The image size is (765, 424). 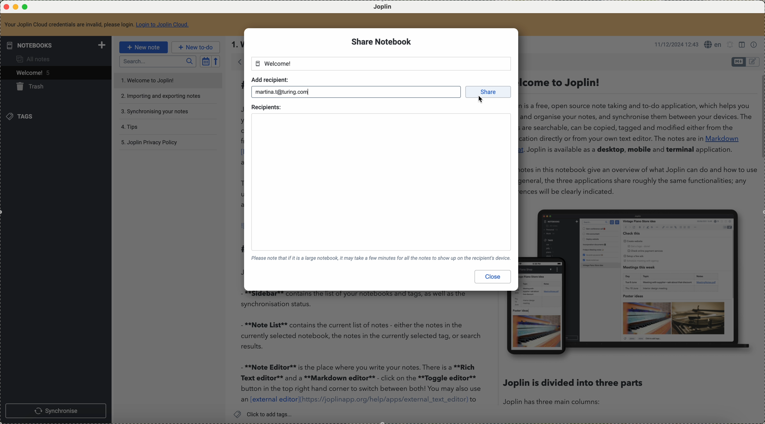 What do you see at coordinates (266, 107) in the screenshot?
I see `recipients` at bounding box center [266, 107].